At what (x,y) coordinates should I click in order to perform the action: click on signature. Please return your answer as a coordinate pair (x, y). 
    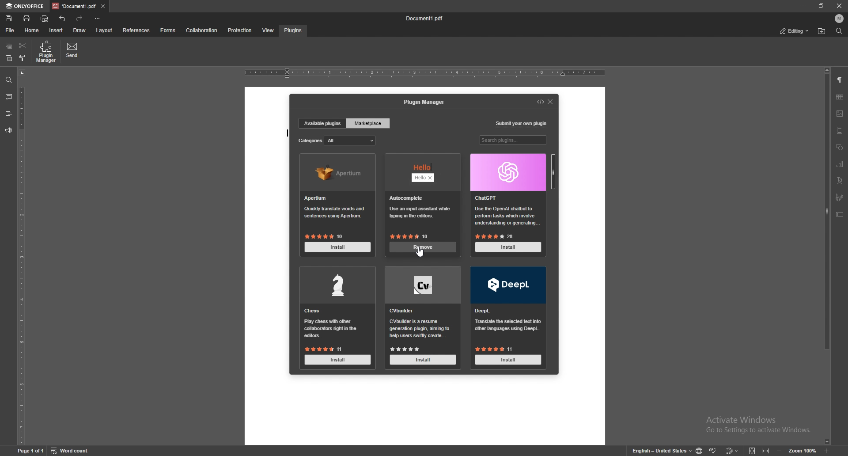
    Looking at the image, I should click on (839, 198).